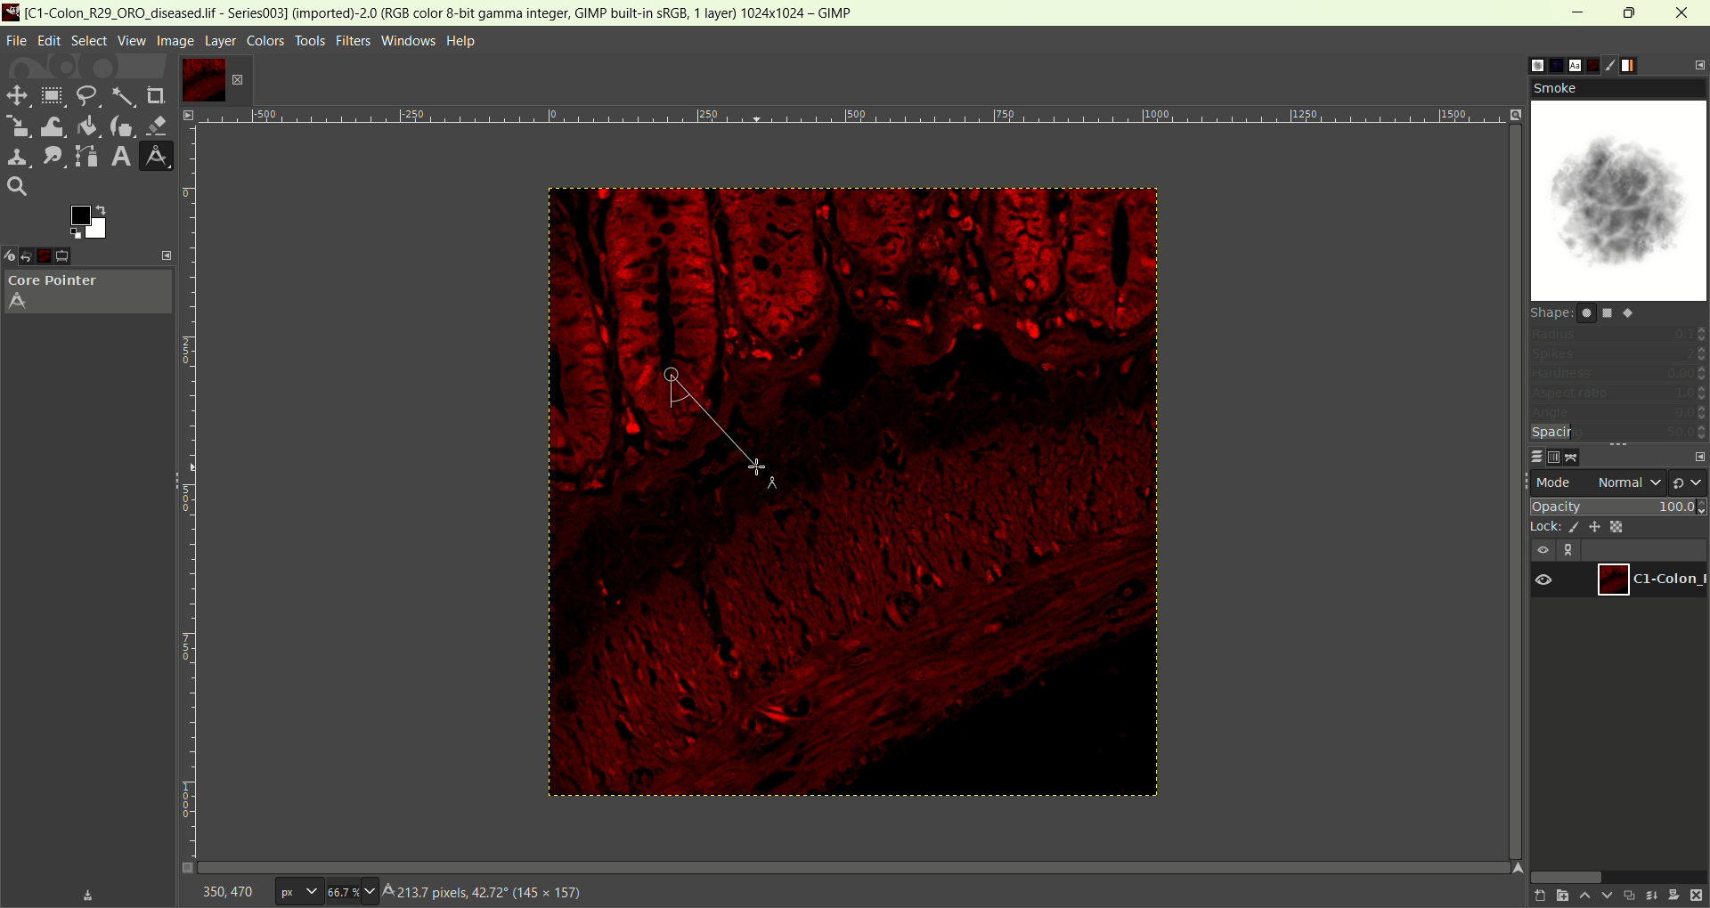 This screenshot has width=1710, height=908. I want to click on scale, so click(15, 124).